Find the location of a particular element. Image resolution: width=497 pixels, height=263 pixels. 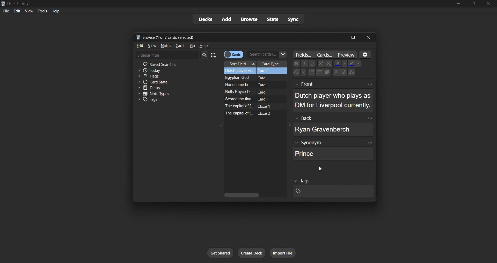

edit is located at coordinates (140, 46).